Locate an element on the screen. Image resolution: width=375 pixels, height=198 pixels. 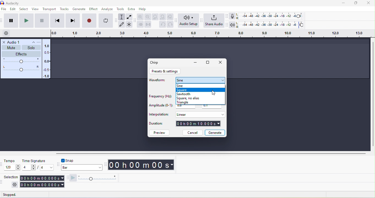
0.1 is located at coordinates (212, 107).